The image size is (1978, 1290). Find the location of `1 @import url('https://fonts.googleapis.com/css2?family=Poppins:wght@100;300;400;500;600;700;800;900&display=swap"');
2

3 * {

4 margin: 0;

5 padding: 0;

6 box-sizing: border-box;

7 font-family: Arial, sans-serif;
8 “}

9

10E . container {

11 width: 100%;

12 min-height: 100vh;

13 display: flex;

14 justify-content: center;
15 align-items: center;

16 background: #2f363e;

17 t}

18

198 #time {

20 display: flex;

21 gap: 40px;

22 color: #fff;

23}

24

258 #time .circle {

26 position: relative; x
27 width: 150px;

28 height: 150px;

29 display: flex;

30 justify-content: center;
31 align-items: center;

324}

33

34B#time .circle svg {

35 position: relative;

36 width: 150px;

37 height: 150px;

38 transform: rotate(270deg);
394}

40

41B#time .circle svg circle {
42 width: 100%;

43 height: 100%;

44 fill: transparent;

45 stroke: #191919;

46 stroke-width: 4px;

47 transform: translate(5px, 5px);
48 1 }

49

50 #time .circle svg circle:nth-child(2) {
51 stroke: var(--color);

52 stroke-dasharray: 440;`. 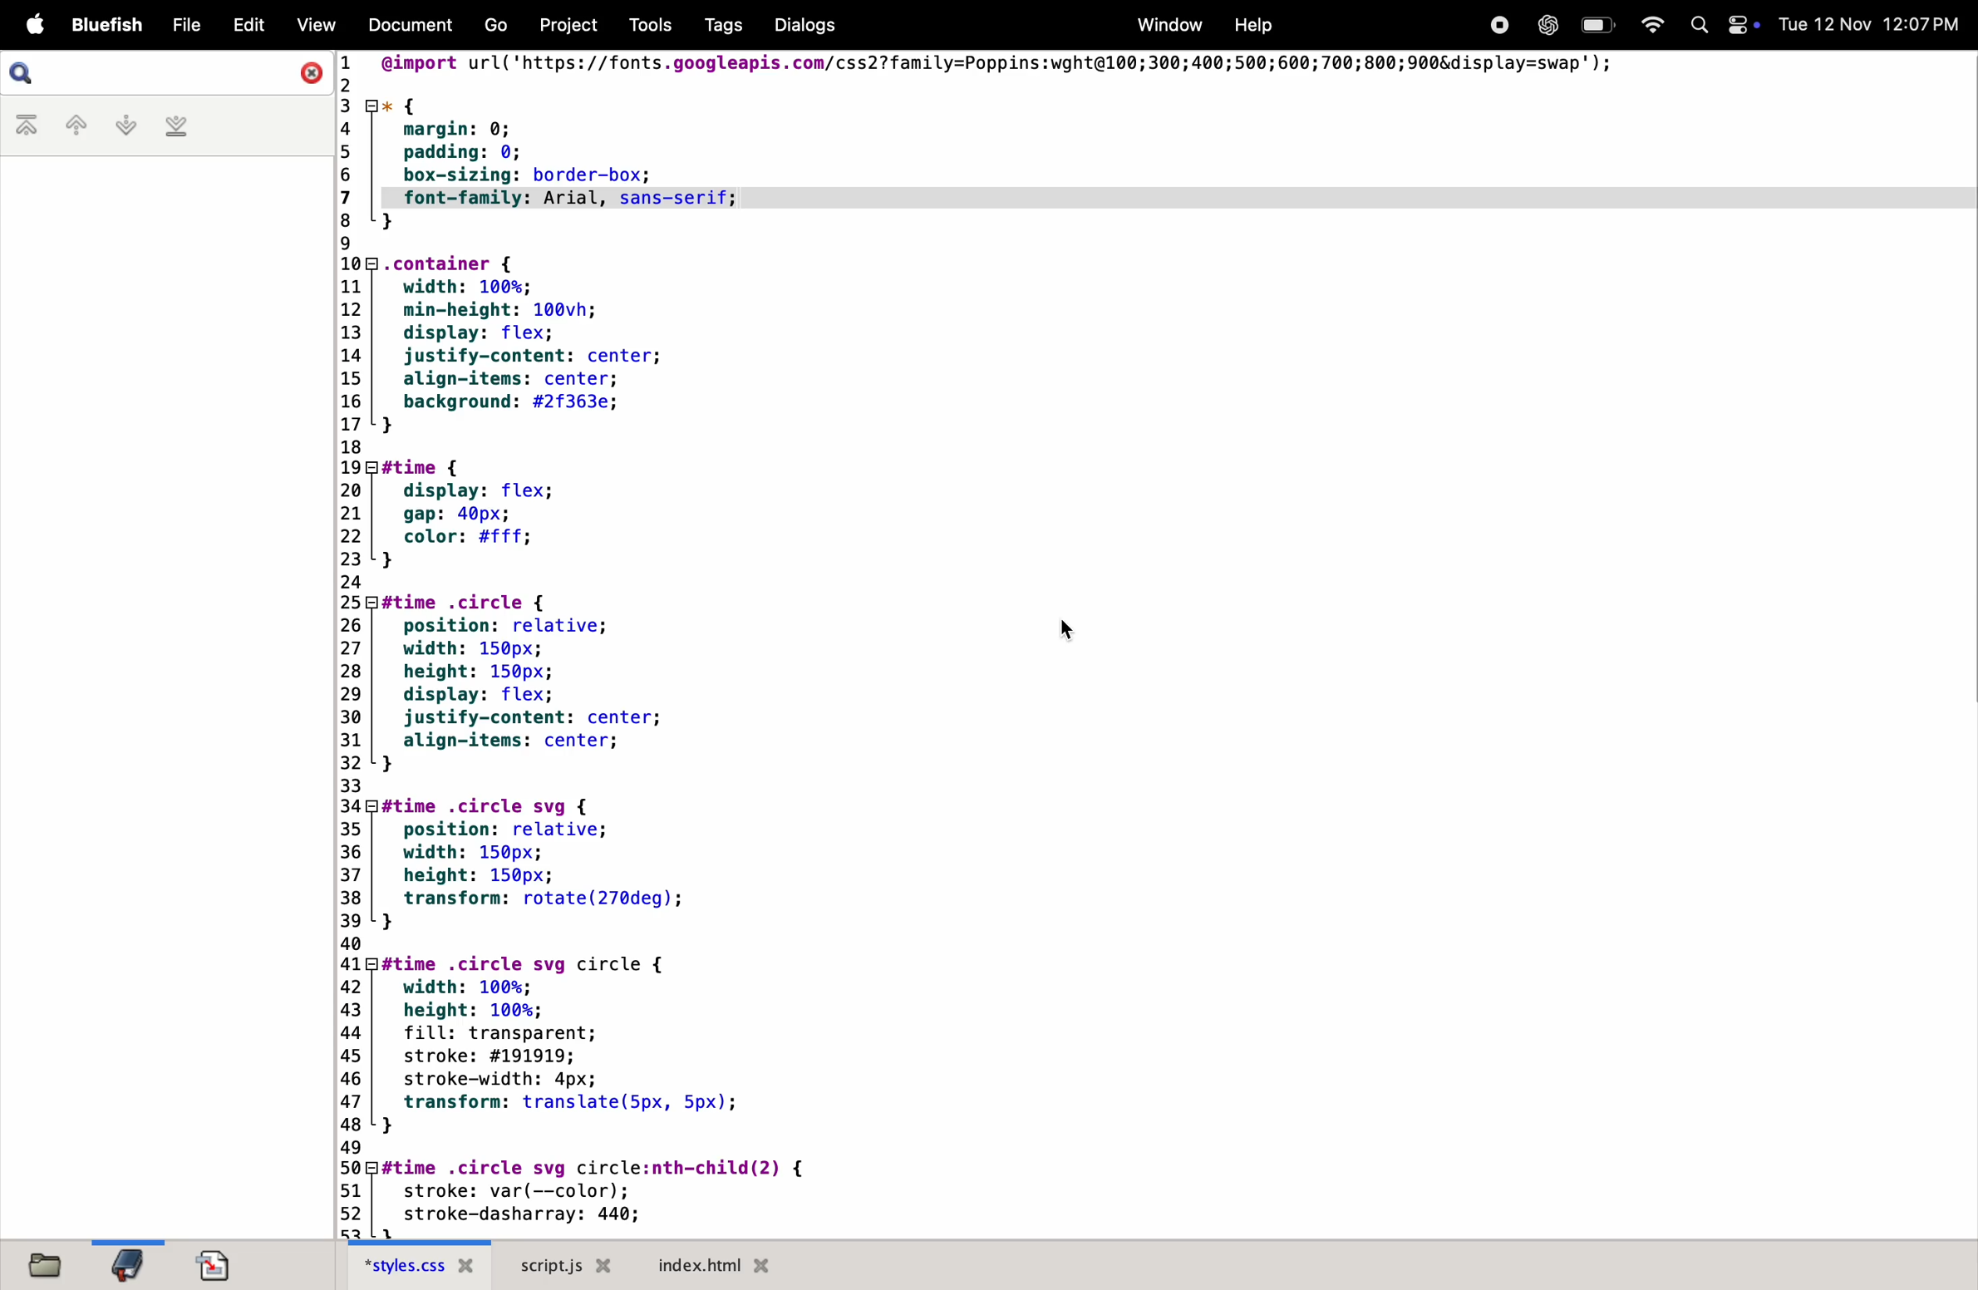

1 @import url('https://fonts.googleapis.com/css2?family=Poppins:wght@100;300;400;500;600;700;800;900&display=swap"');
2

3 * {

4 margin: 0;

5 padding: 0;

6 box-sizing: border-box;

7 font-family: Arial, sans-serif;
8 “}

9

10E . container {

11 width: 100%;

12 min-height: 100vh;

13 display: flex;

14 justify-content: center;
15 align-items: center;

16 background: #2f363e;

17 t}

18

198 #time {

20 display: flex;

21 gap: 40px;

22 color: #fff;

23}

24

258 #time .circle {

26 position: relative; x
27 width: 150px;

28 height: 150px;

29 display: flex;

30 justify-content: center;
31 align-items: center;

324}

33

34B#time .circle svg {

35 position: relative;

36 width: 150px;

37 height: 150px;

38 transform: rotate(270deg);
394}

40

41B#time .circle svg circle {
42 width: 100%;

43 height: 100%;

44 fill: transparent;

45 stroke: #191919;

46 stroke-width: 4px;

47 transform: translate(5px, 5px);
48 1 }

49

50 #time .circle svg circle:nth-child(2) {
51 stroke: var(--color);

52 stroke-dasharray: 440; is located at coordinates (1065, 643).